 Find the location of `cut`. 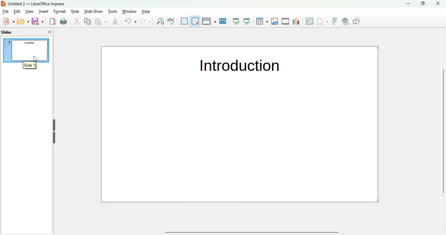

cut is located at coordinates (77, 21).